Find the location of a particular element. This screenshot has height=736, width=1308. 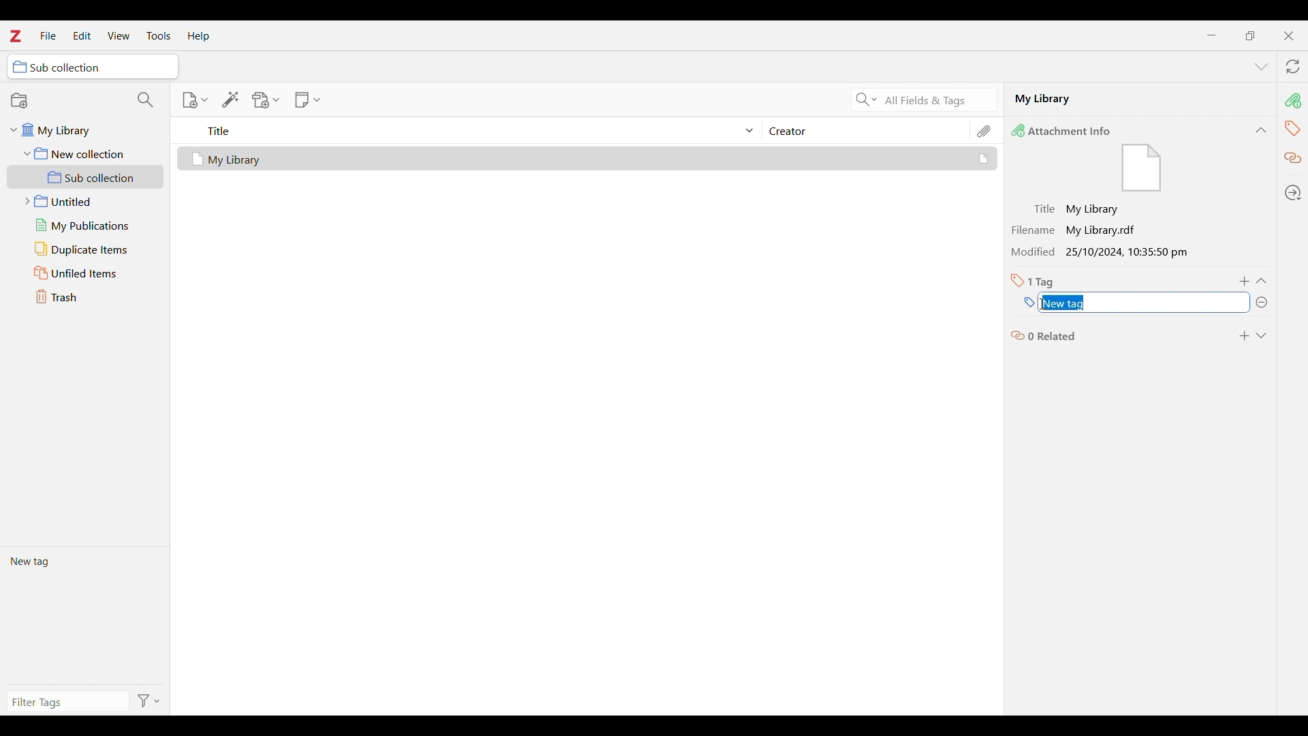

Locate is located at coordinates (1293, 193).